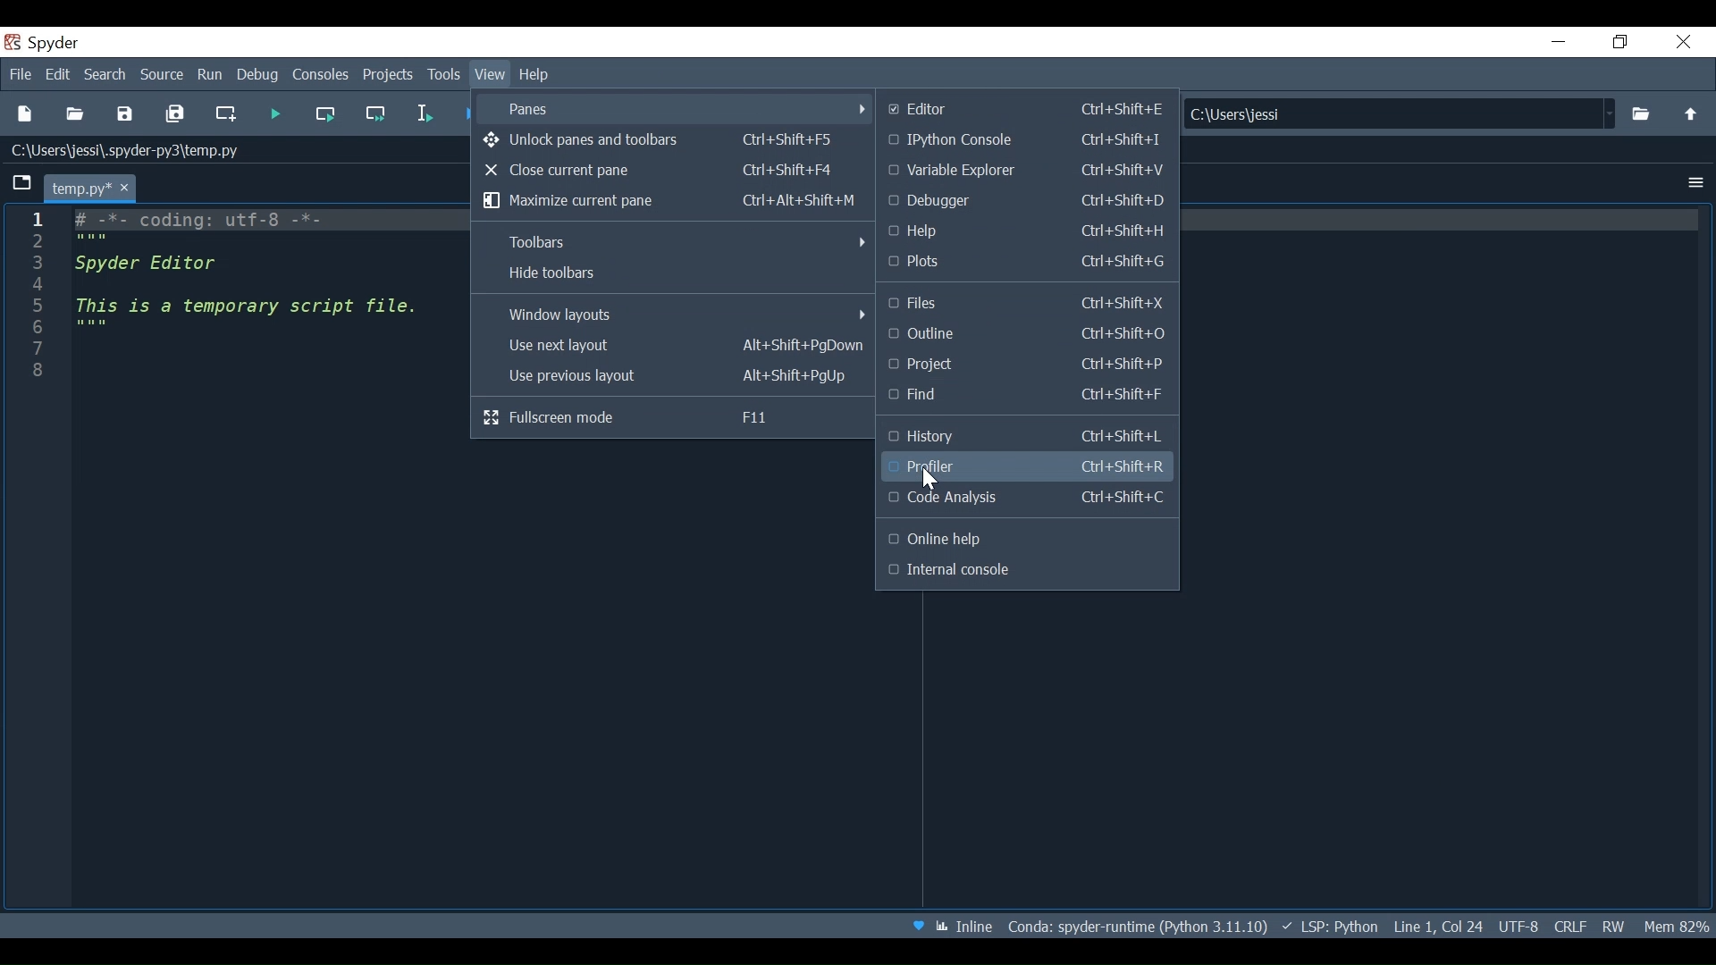 The image size is (1716, 965). Describe the element at coordinates (24, 186) in the screenshot. I see `Browse tabs` at that location.